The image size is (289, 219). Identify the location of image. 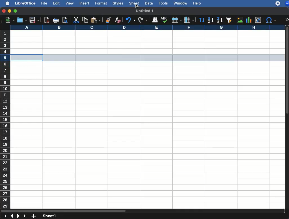
(240, 20).